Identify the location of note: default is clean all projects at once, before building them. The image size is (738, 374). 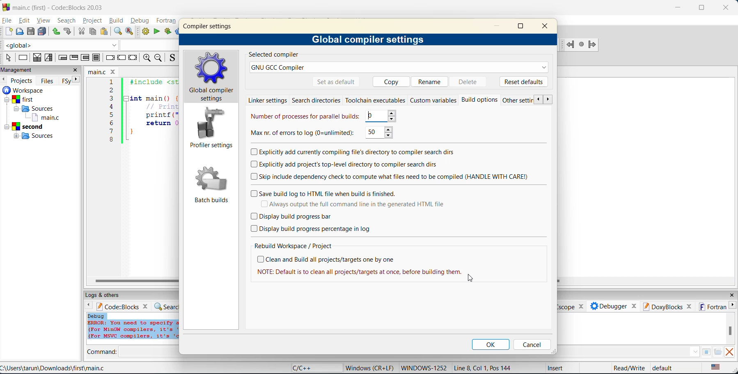
(360, 273).